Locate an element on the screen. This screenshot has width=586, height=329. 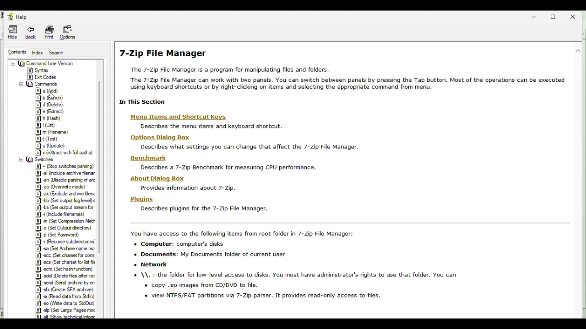
-ao is located at coordinates (66, 187).